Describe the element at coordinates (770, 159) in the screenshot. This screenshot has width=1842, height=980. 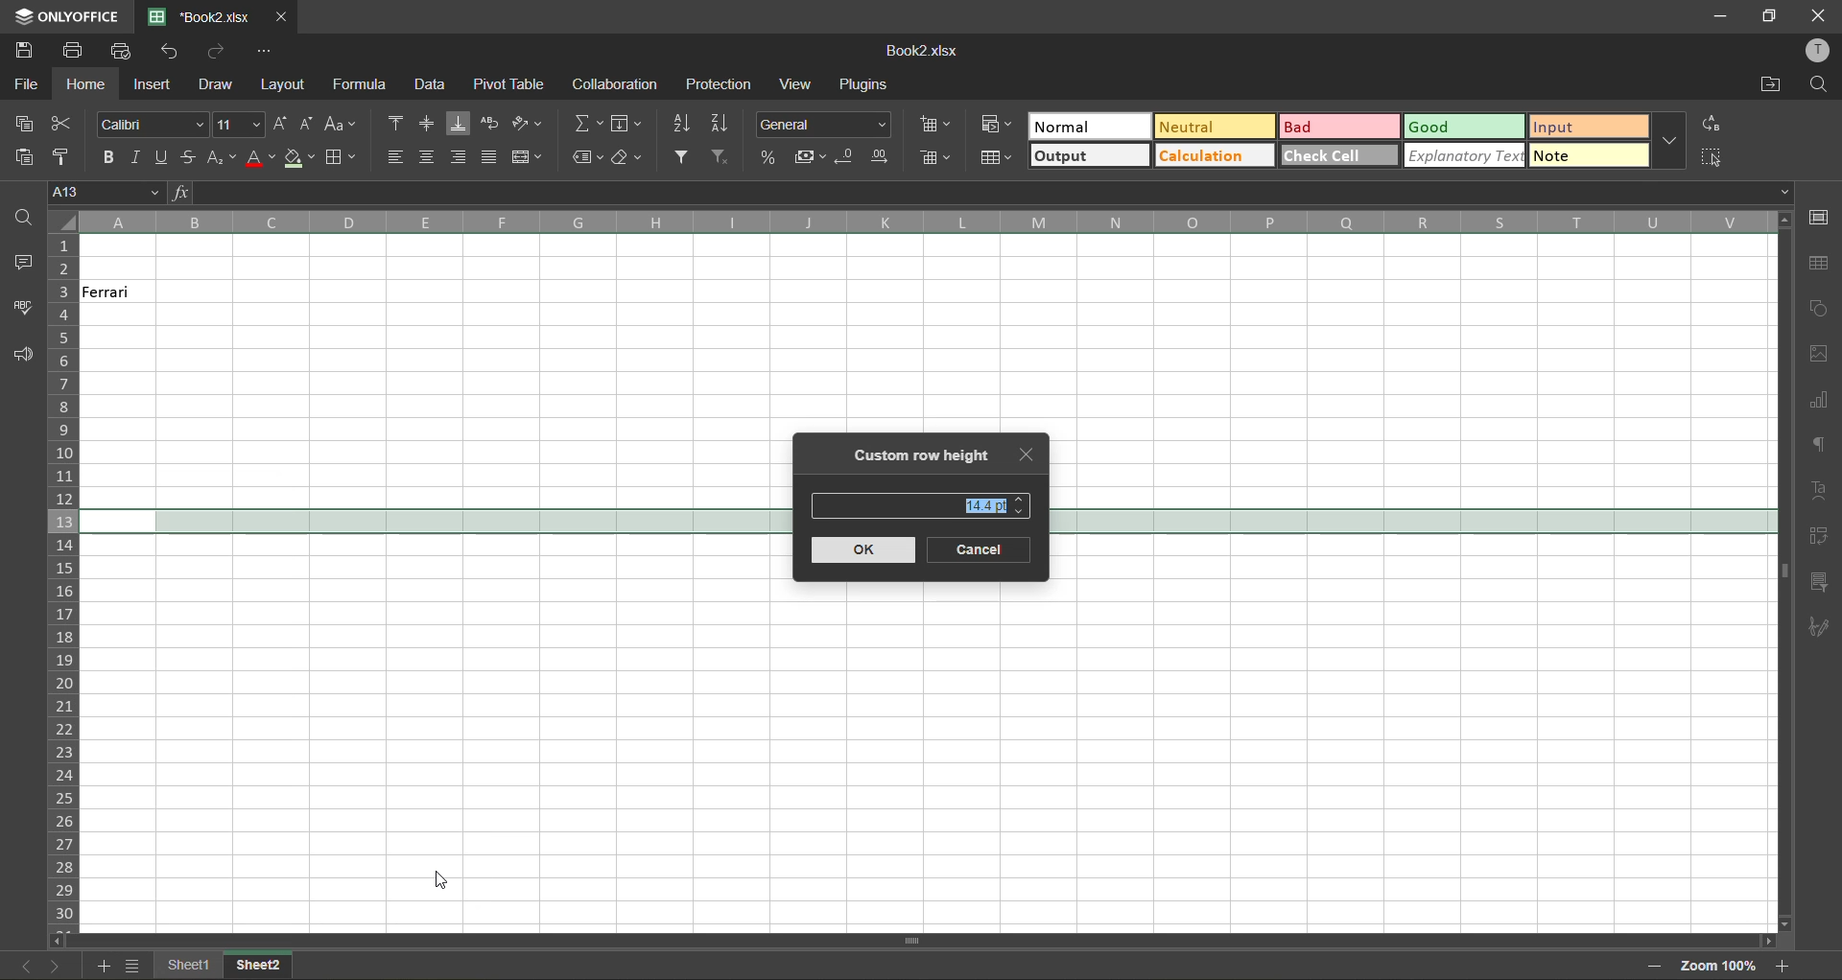
I see `percent` at that location.